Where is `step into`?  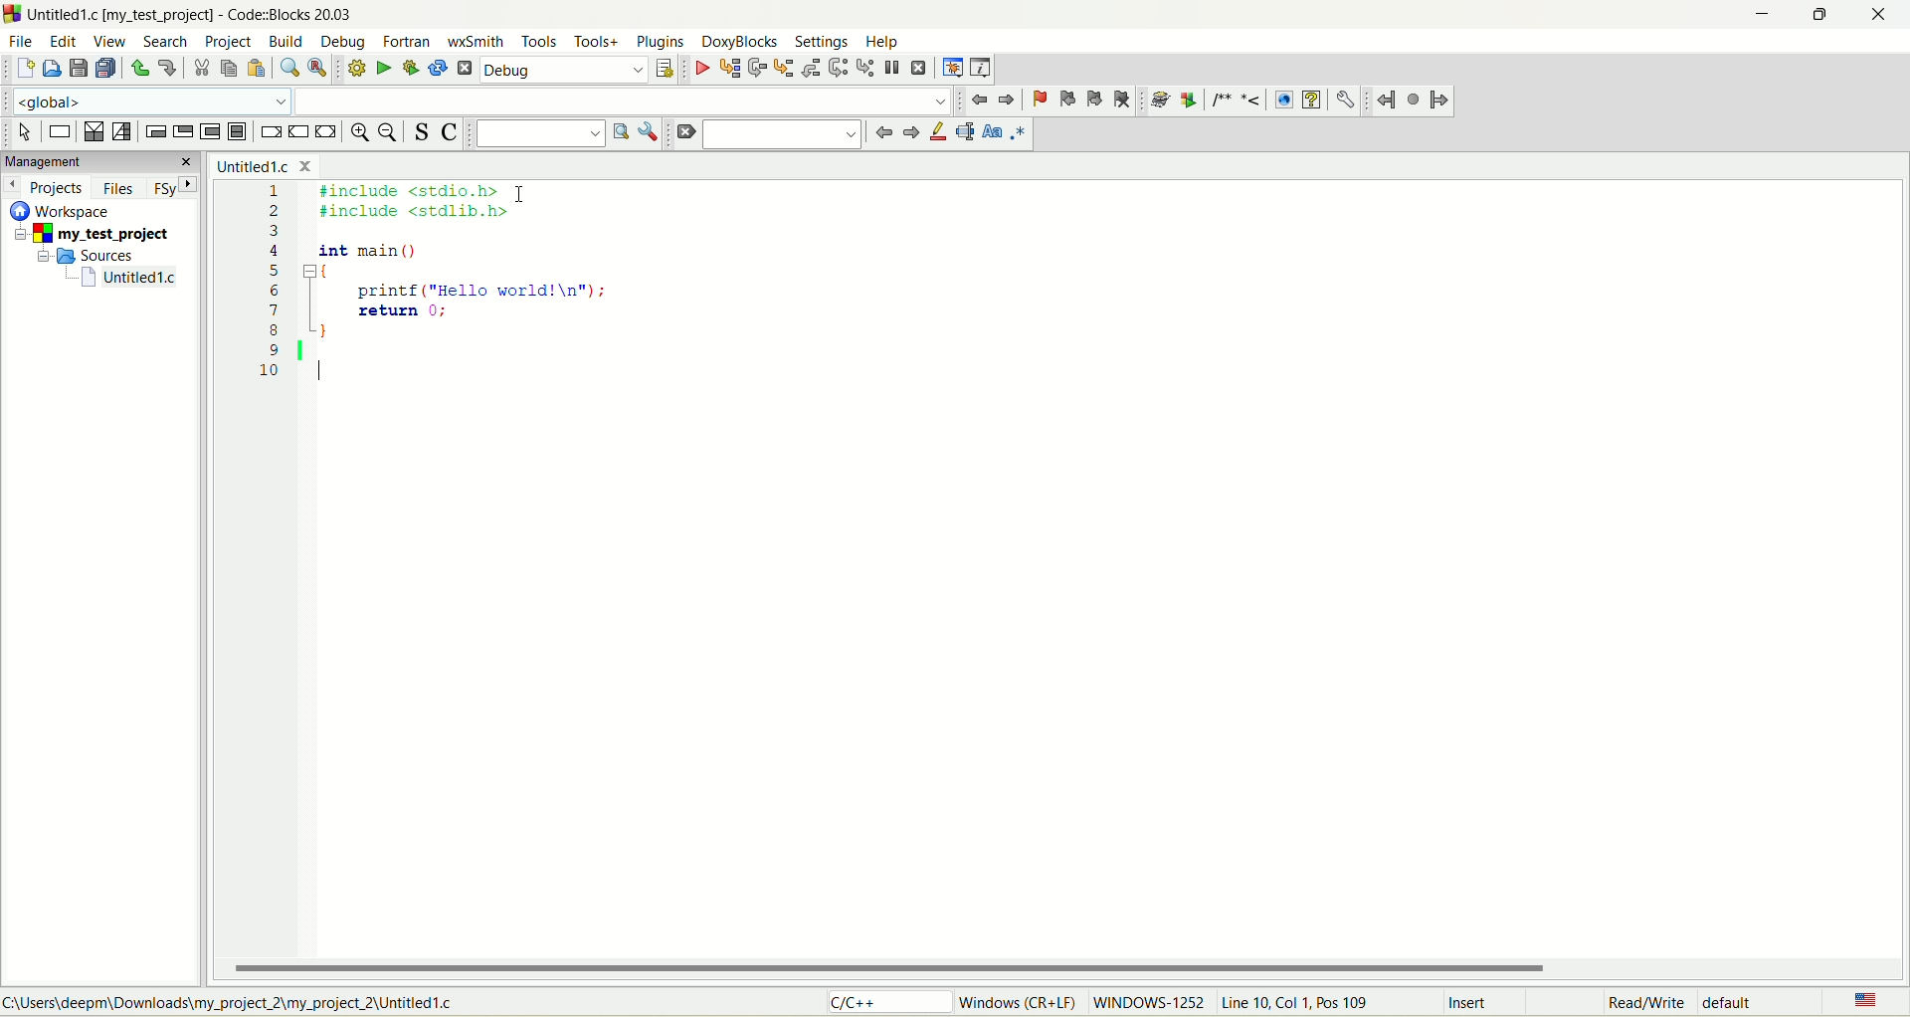 step into is located at coordinates (783, 69).